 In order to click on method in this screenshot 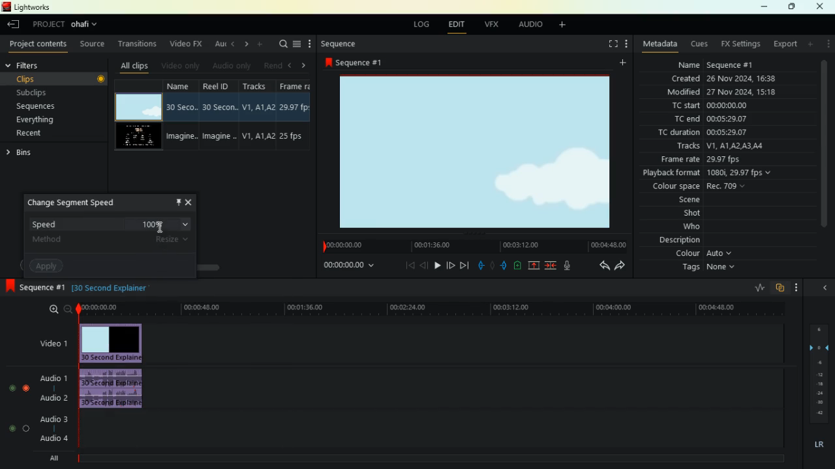, I will do `click(113, 243)`.